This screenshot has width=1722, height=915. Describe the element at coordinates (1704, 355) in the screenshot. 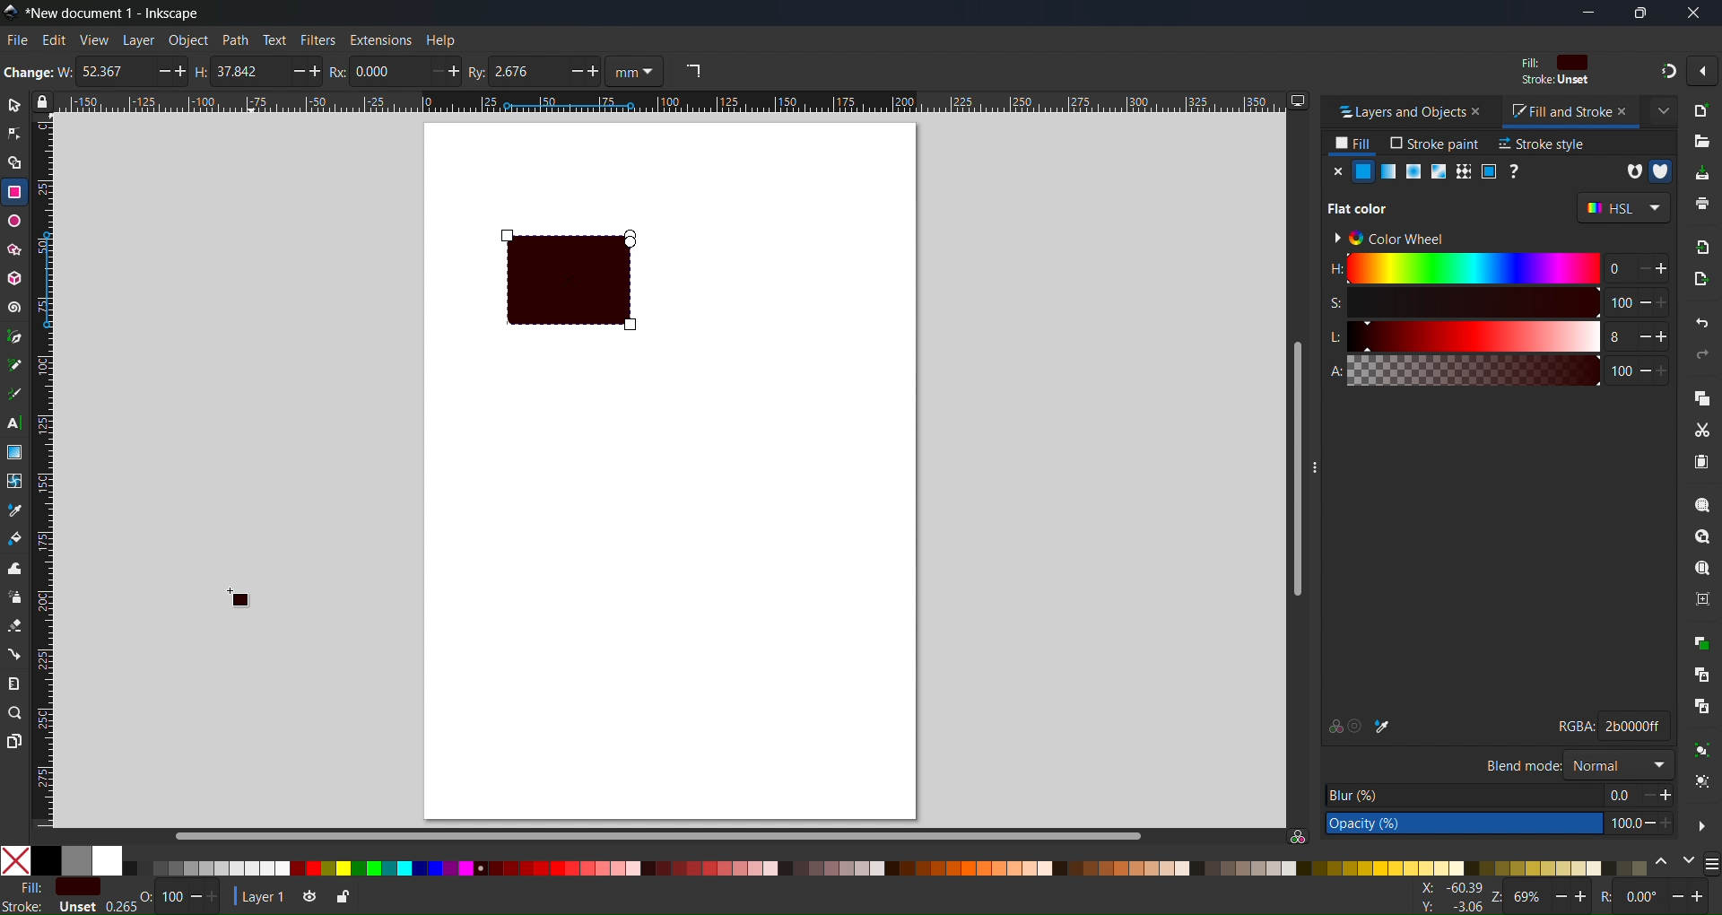

I see `Redo` at that location.